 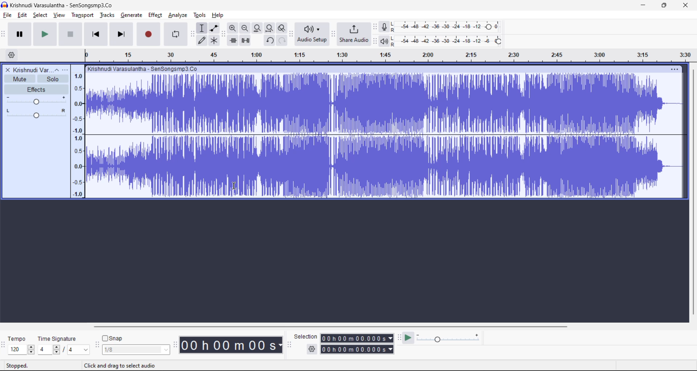 What do you see at coordinates (245, 28) in the screenshot?
I see `zoom out` at bounding box center [245, 28].